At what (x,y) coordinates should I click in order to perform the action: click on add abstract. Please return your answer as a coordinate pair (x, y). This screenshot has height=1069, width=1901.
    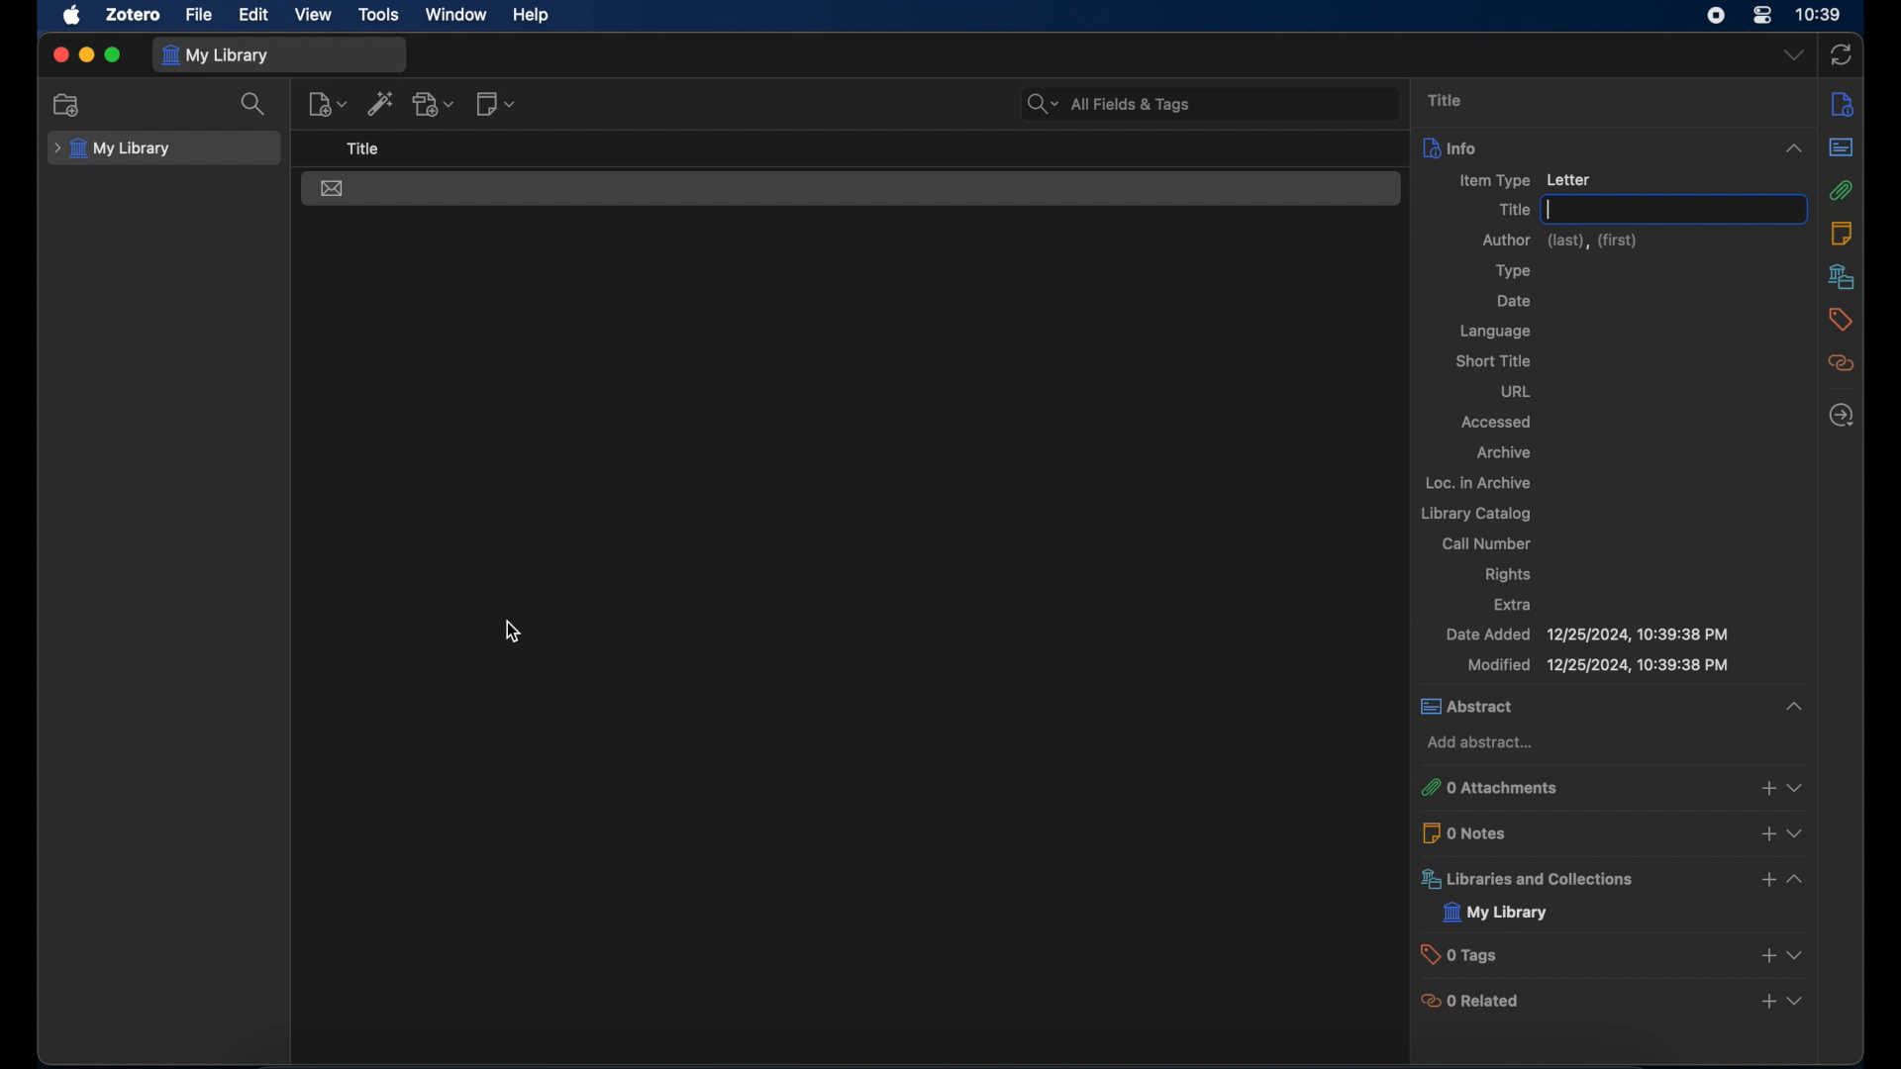
    Looking at the image, I should click on (1483, 744).